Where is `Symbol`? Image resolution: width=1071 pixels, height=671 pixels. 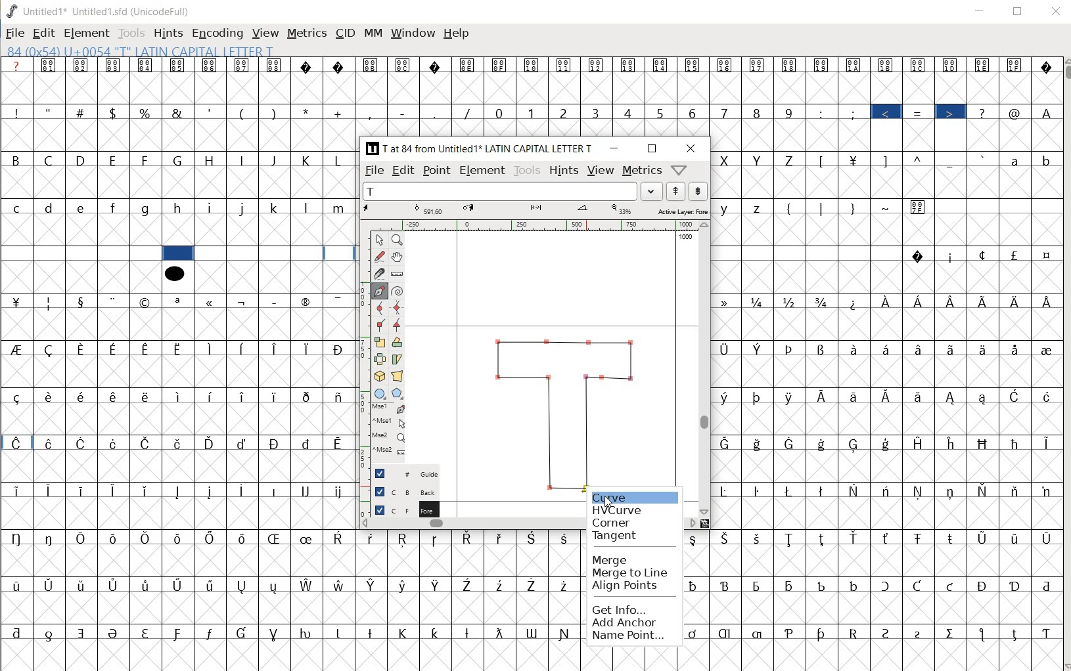
Symbol is located at coordinates (951, 397).